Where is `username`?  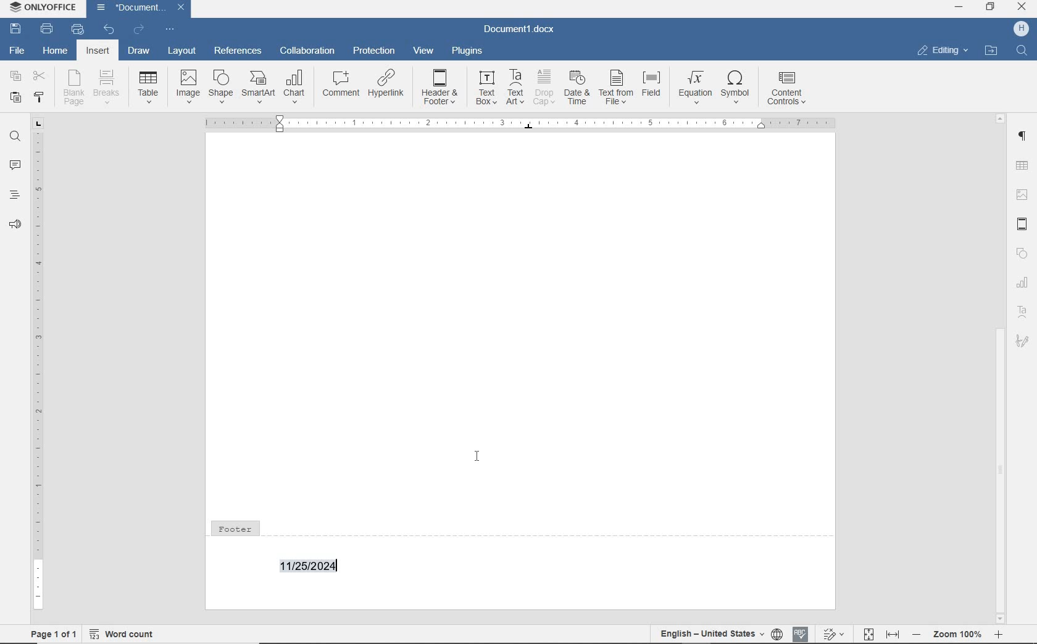 username is located at coordinates (1022, 29).